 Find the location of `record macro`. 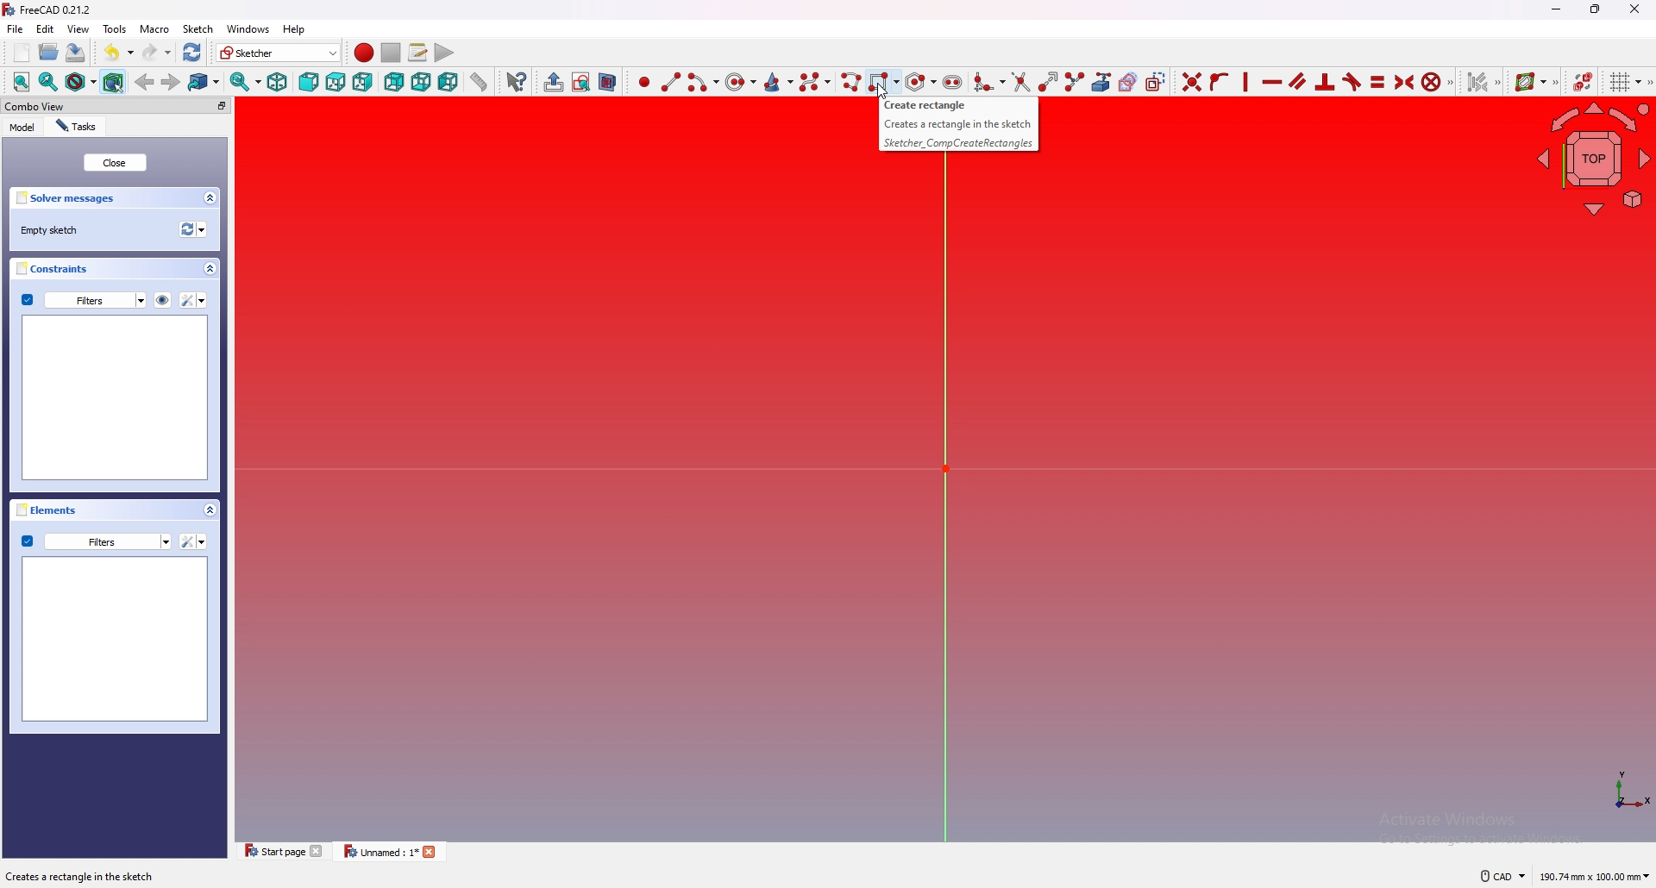

record macro is located at coordinates (365, 53).